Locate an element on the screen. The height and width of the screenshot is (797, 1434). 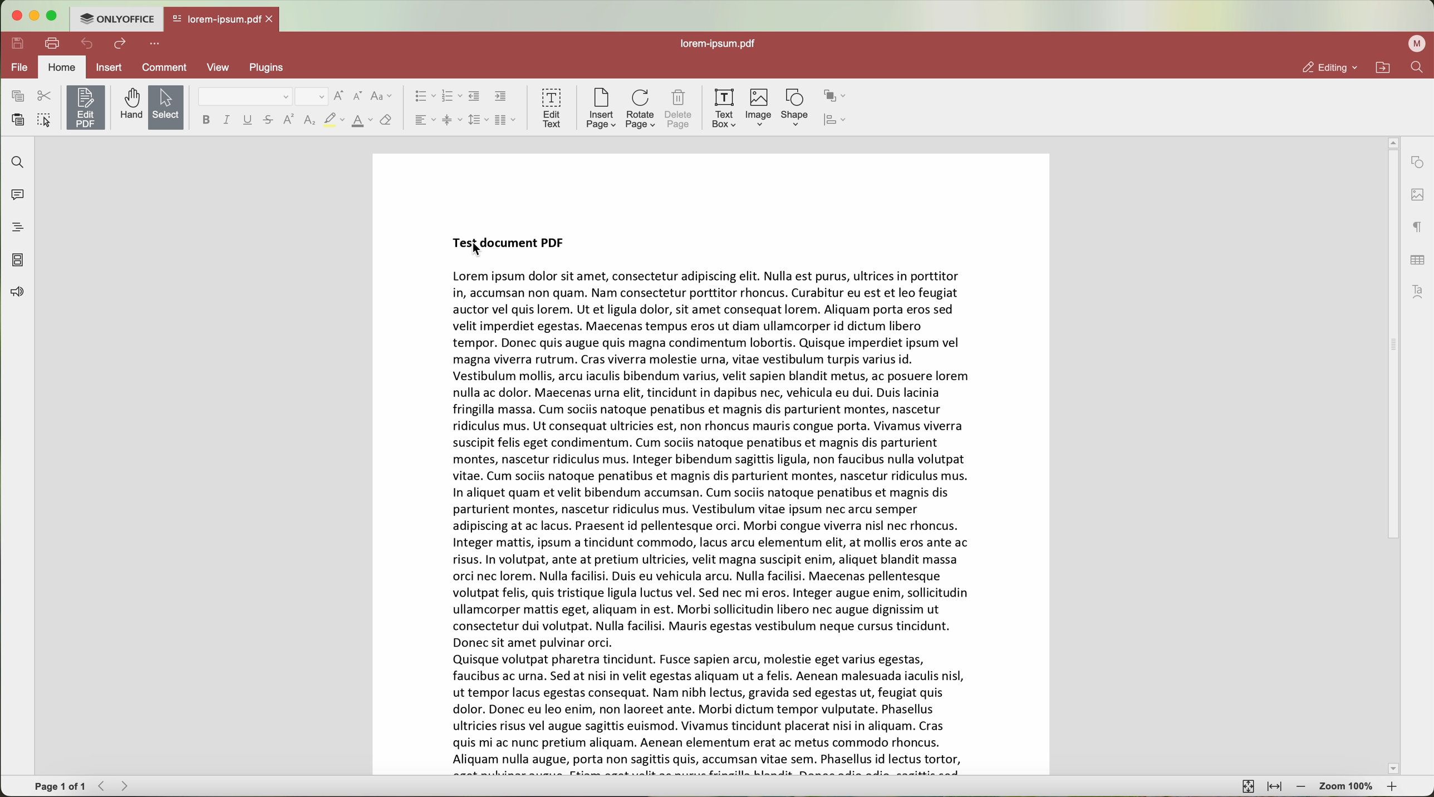
insert page is located at coordinates (601, 110).